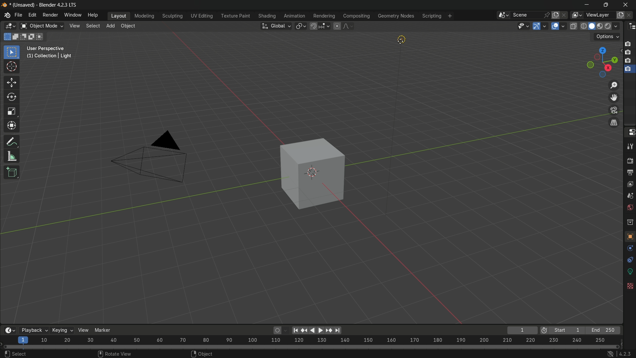  What do you see at coordinates (521, 330) in the screenshot?
I see `current key frame` at bounding box center [521, 330].